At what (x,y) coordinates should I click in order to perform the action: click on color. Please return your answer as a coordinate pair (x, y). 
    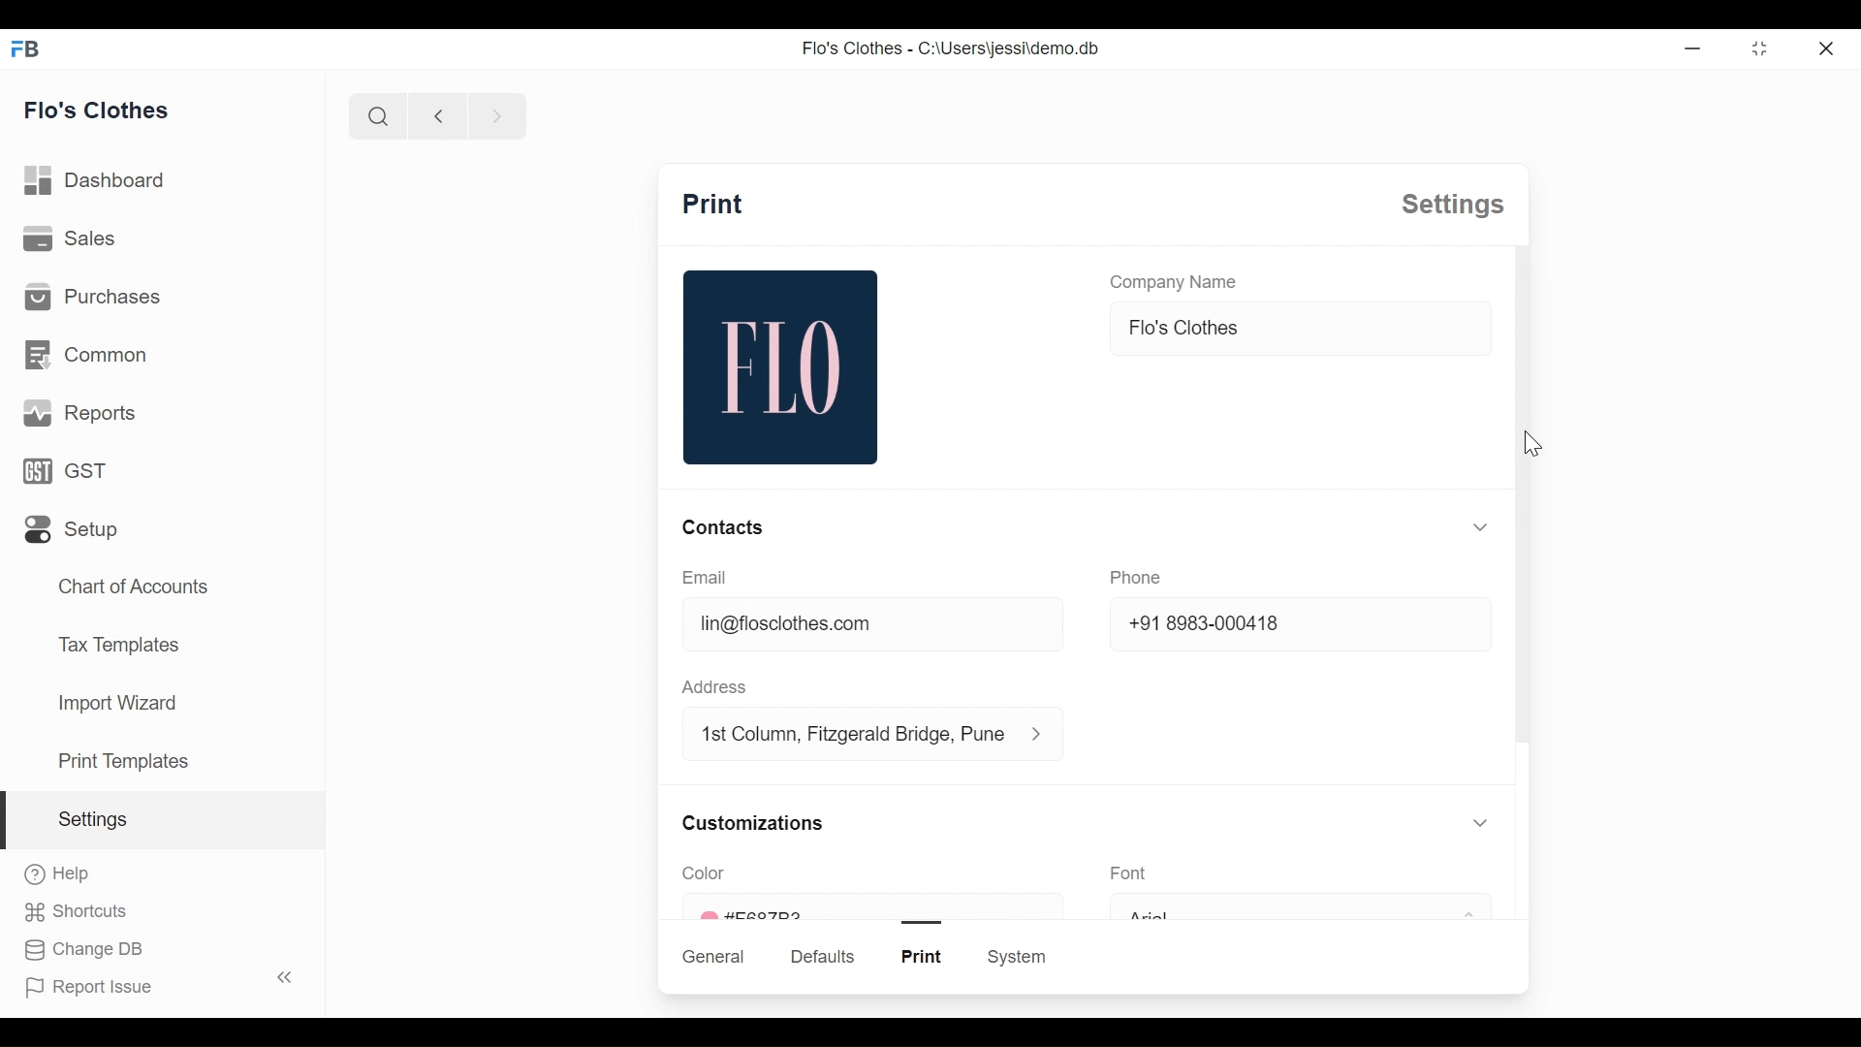
    Looking at the image, I should click on (704, 873).